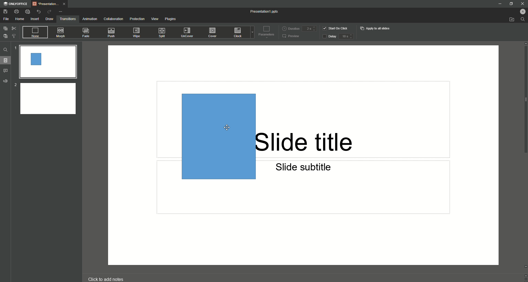  Describe the element at coordinates (525, 100) in the screenshot. I see `scroll bar` at that location.